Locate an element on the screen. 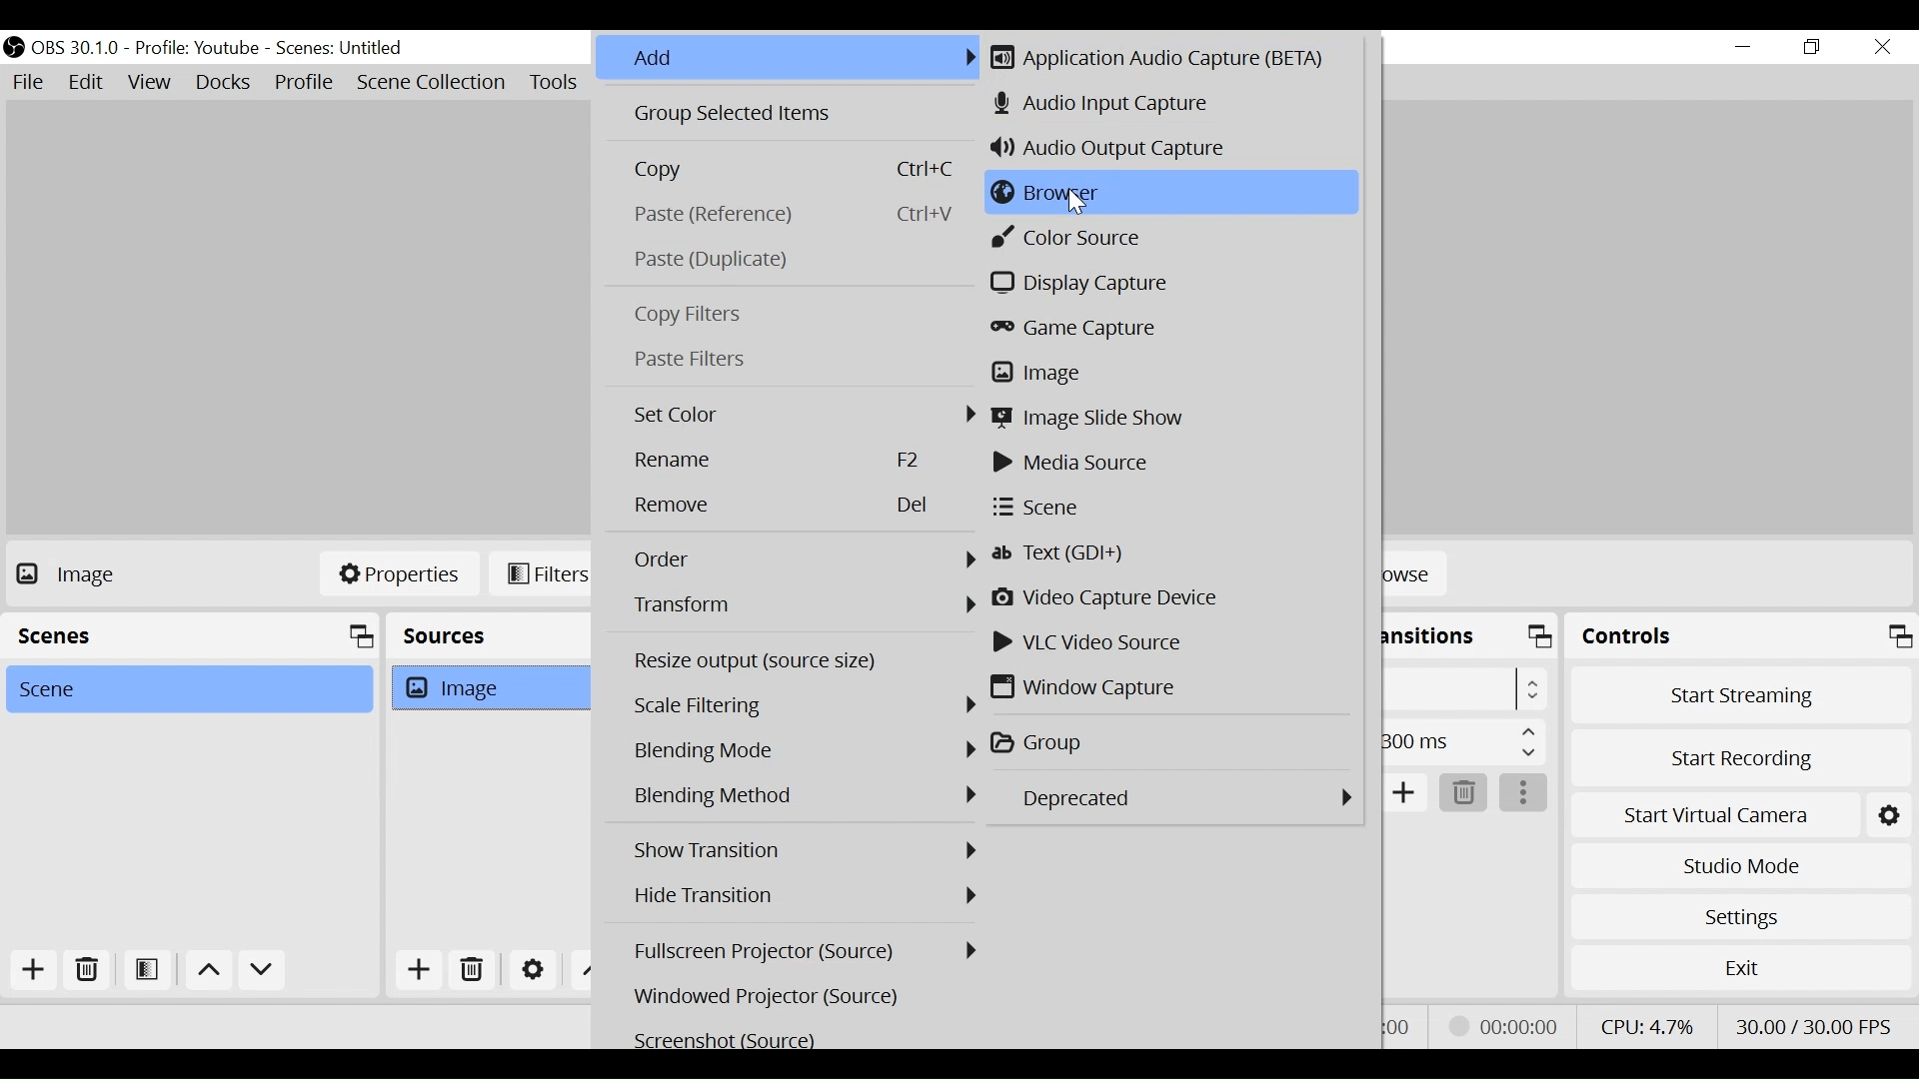  Add Source is located at coordinates (418, 972).